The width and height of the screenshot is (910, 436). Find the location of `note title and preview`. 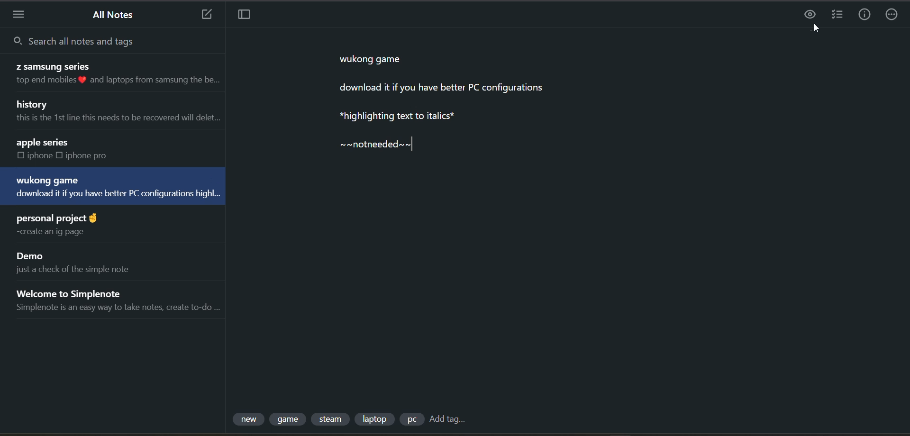

note title and preview is located at coordinates (82, 263).